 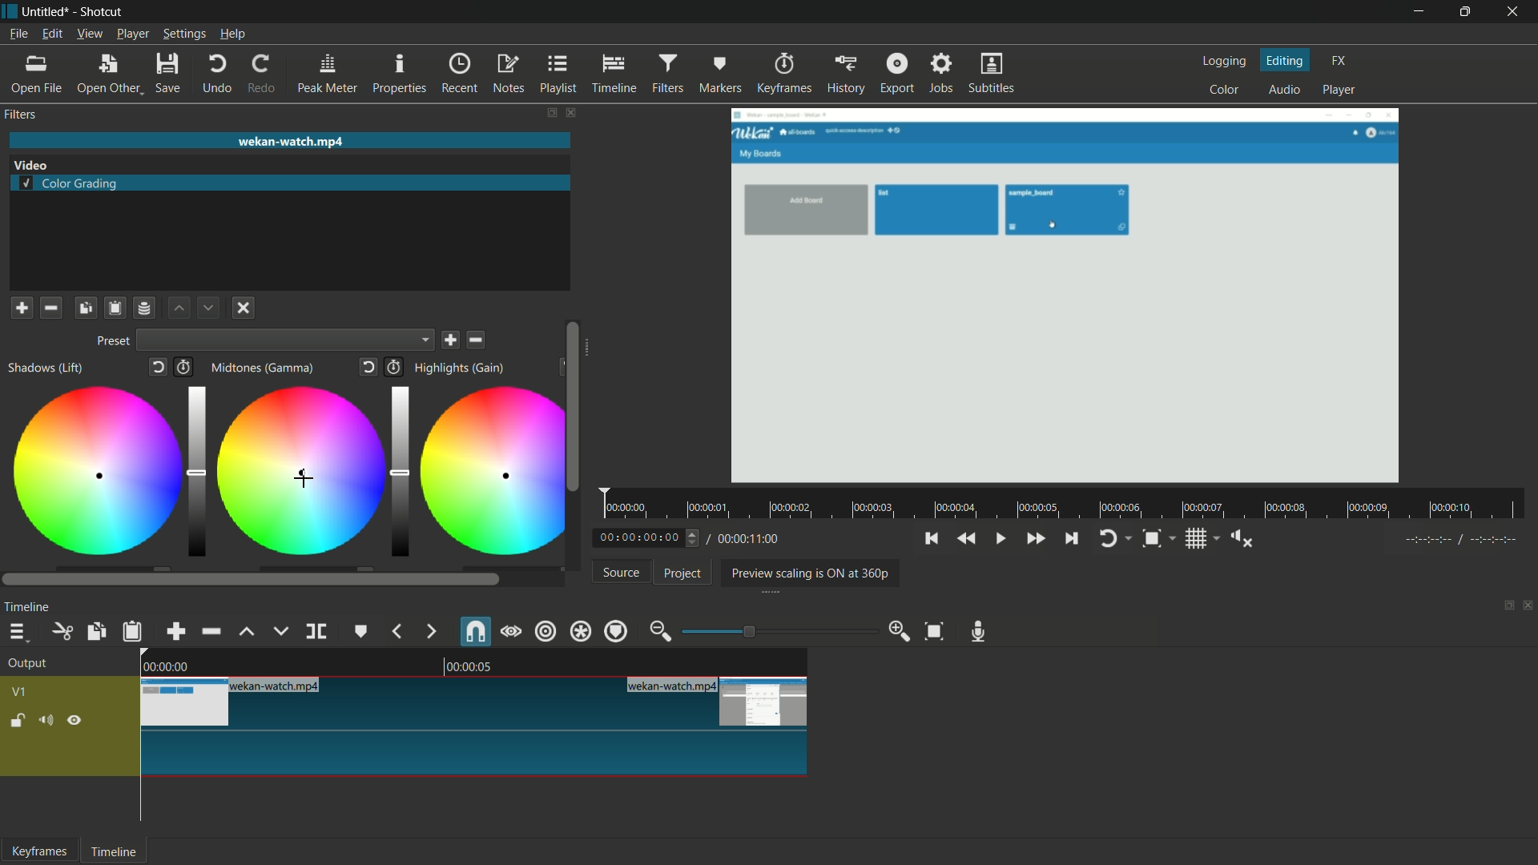 I want to click on timeline, so click(x=614, y=74).